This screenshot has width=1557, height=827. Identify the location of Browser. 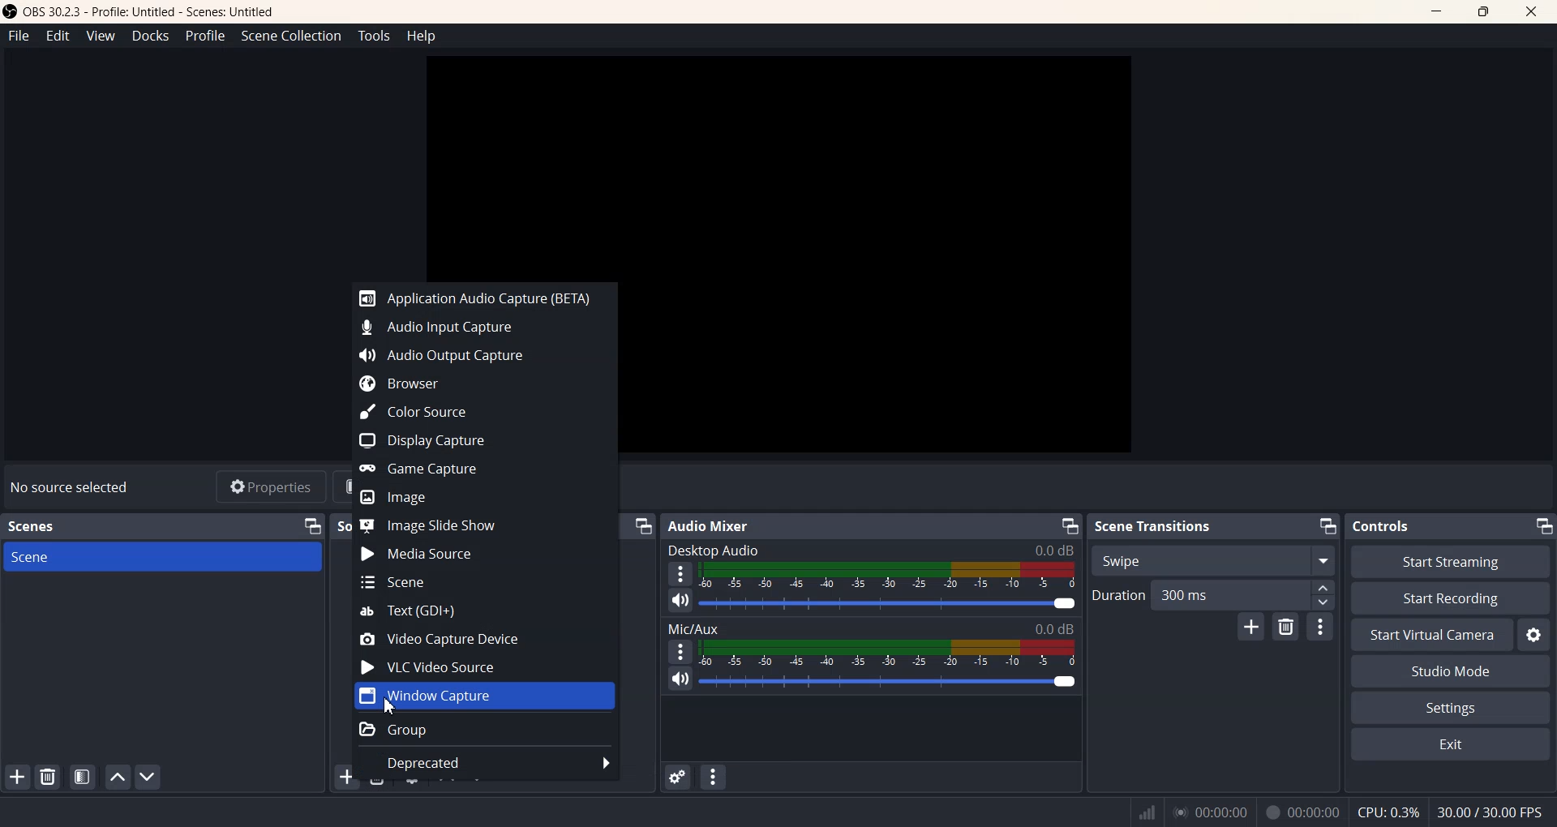
(480, 384).